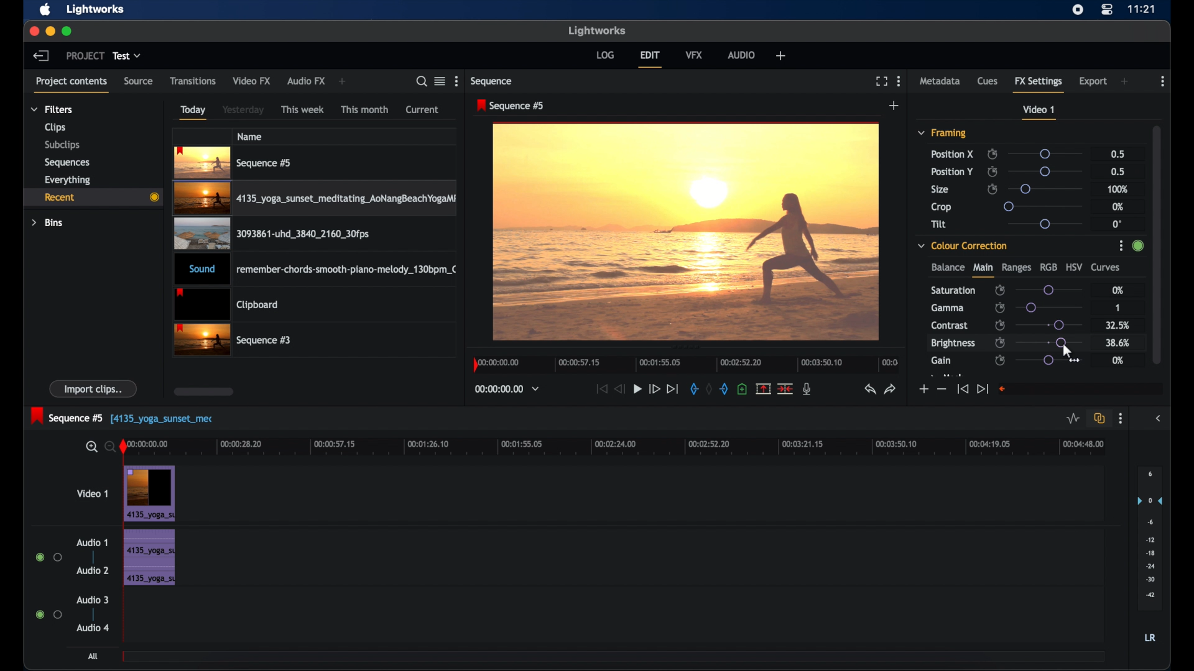  I want to click on 0, so click(1117, 224).